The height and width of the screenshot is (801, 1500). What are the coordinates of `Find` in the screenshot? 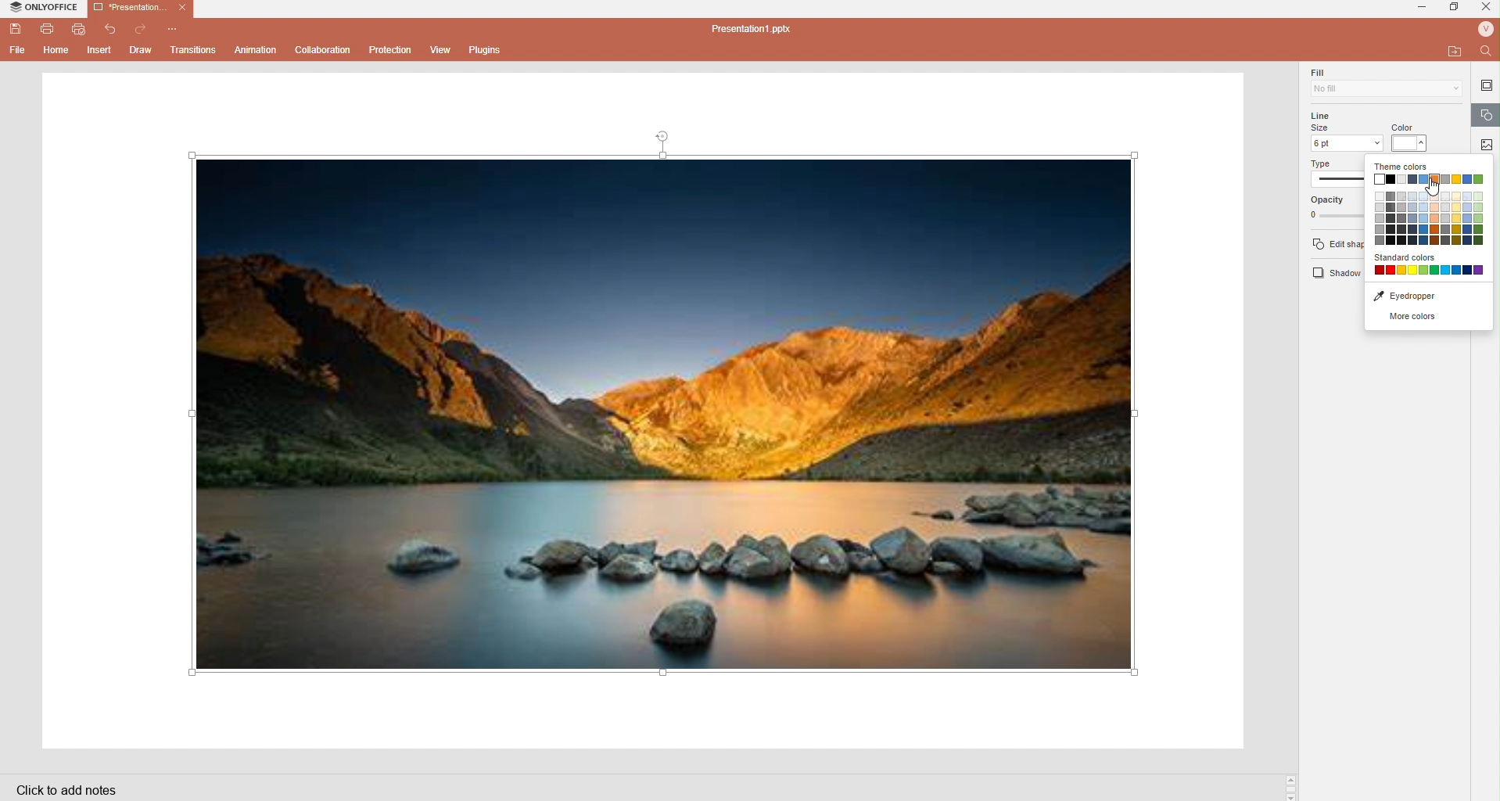 It's located at (1485, 50).